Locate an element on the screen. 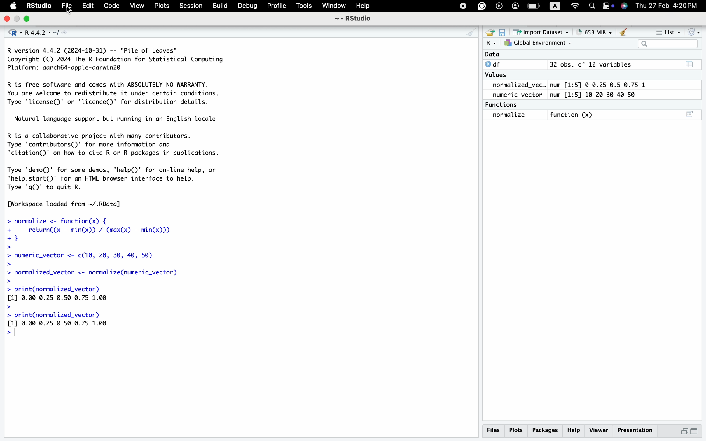  List is located at coordinates (670, 33).